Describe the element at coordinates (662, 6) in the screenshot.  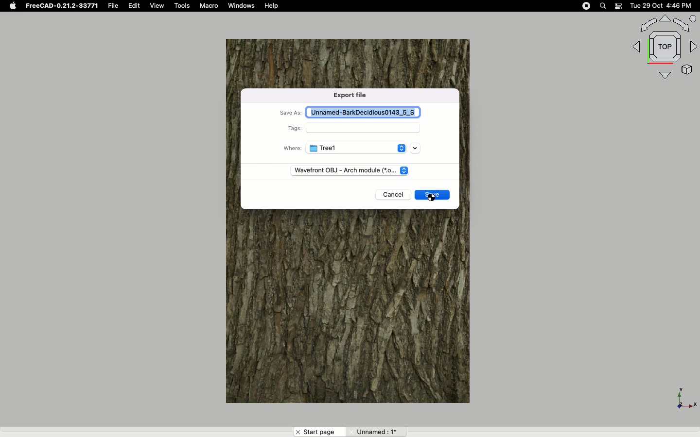
I see `Date/time` at that location.